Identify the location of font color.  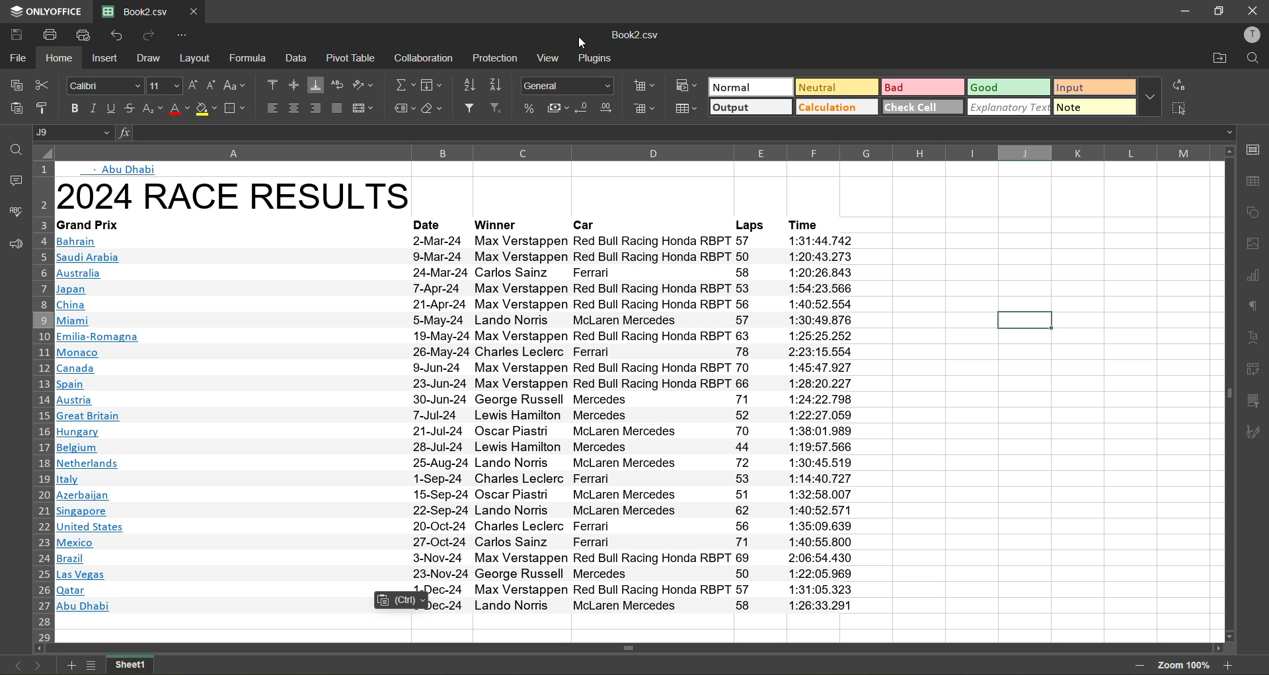
(182, 107).